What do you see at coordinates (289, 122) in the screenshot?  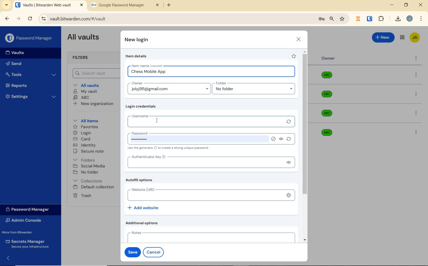 I see `generate` at bounding box center [289, 122].